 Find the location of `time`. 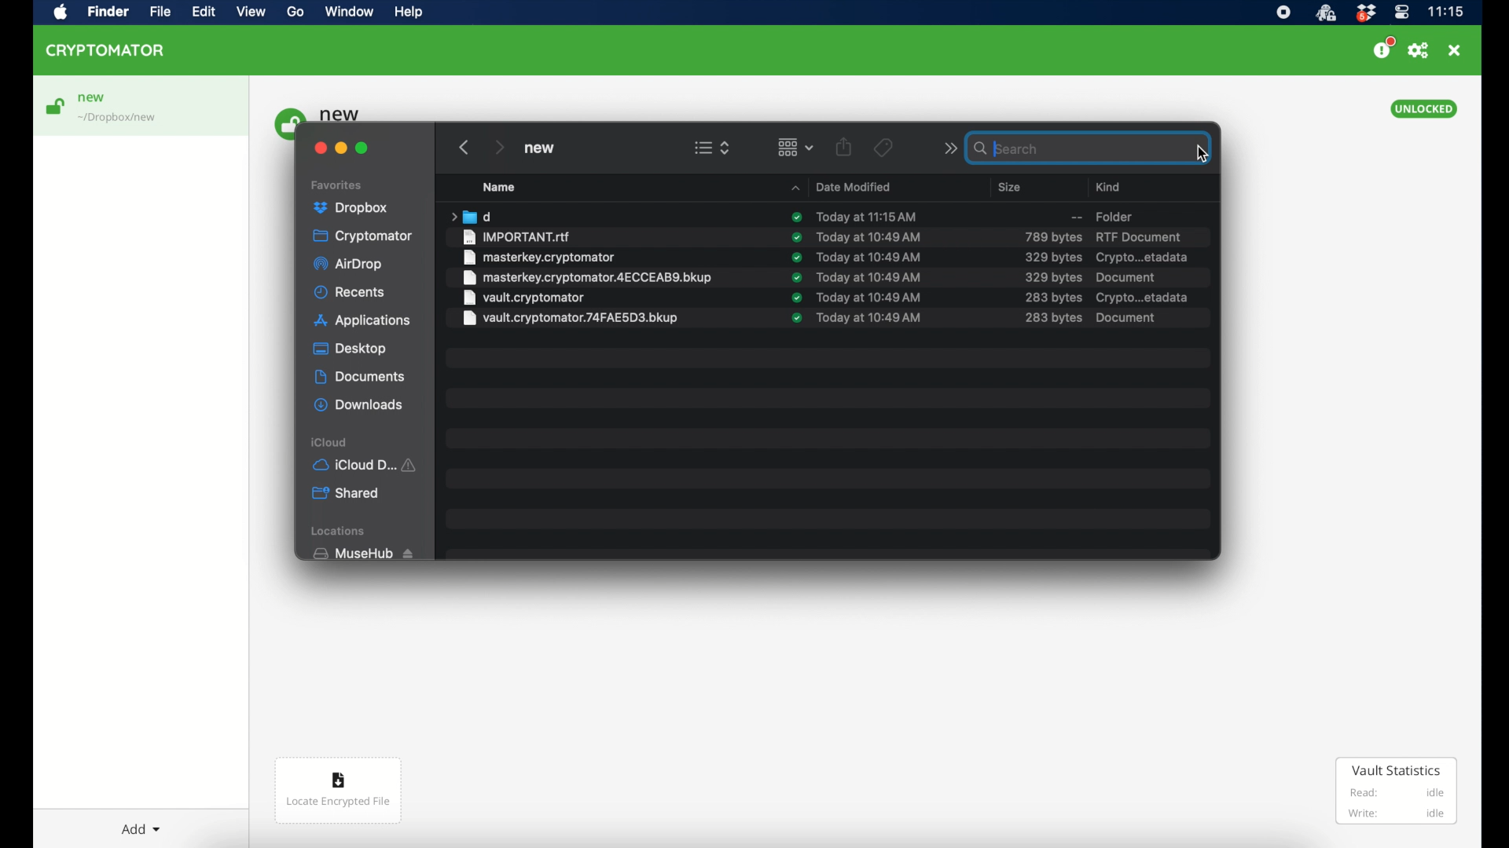

time is located at coordinates (1445, 11).